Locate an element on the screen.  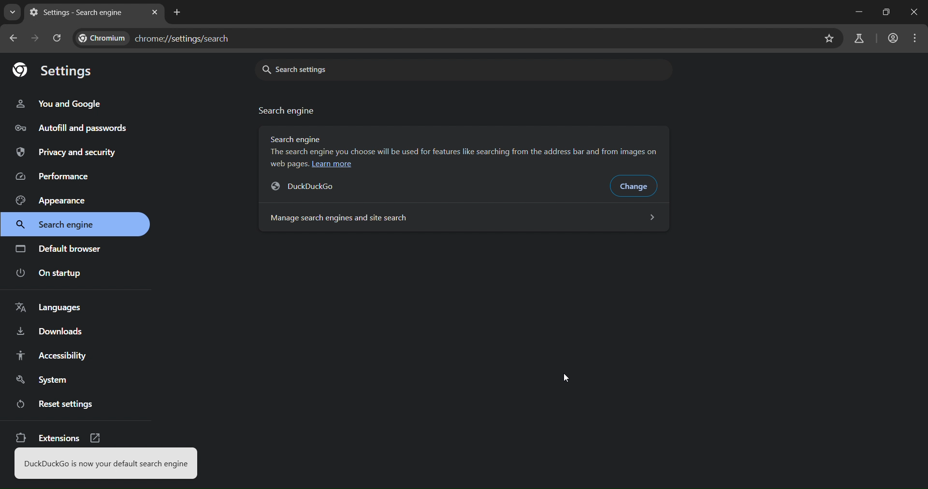
reload page is located at coordinates (58, 39).